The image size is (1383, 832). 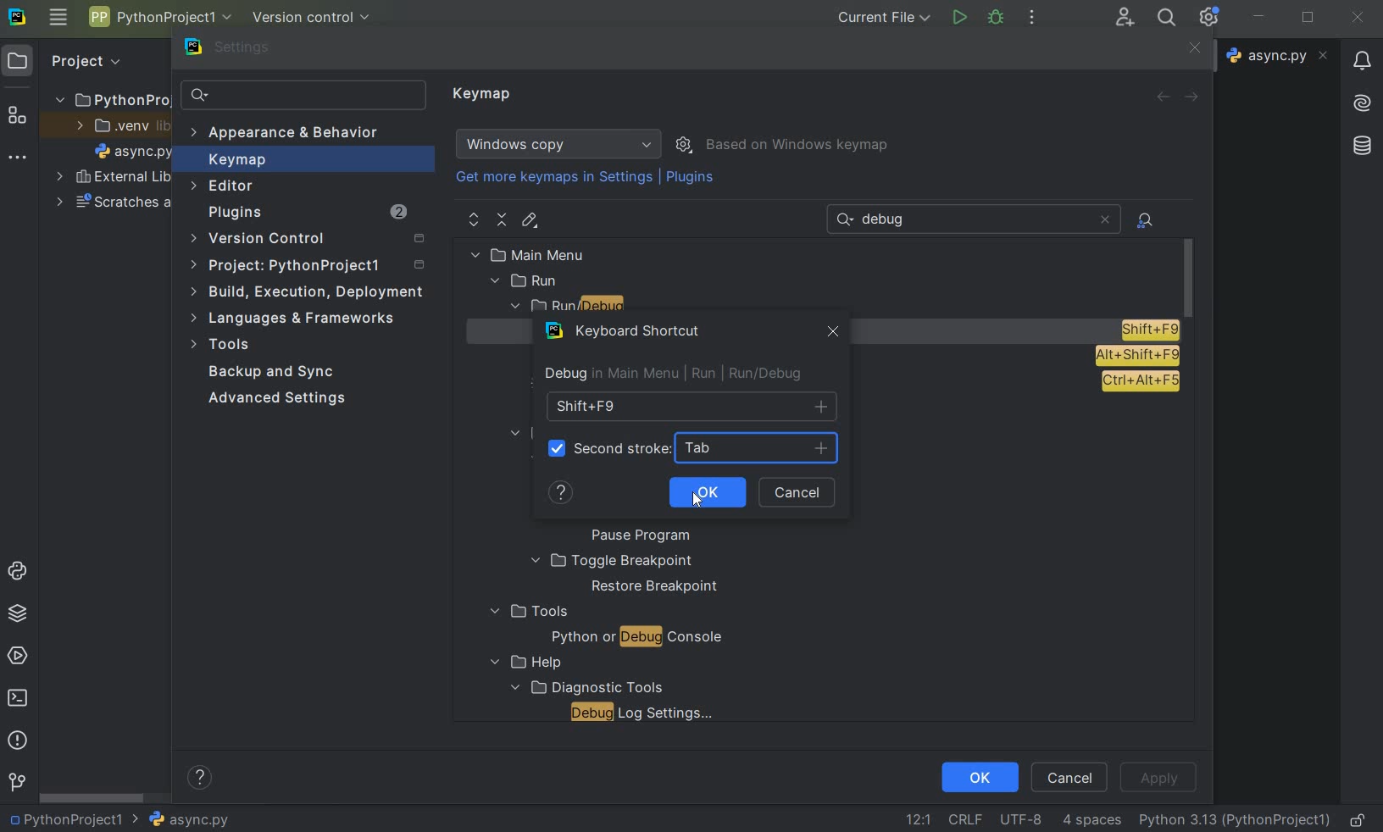 I want to click on Project, so click(x=84, y=59).